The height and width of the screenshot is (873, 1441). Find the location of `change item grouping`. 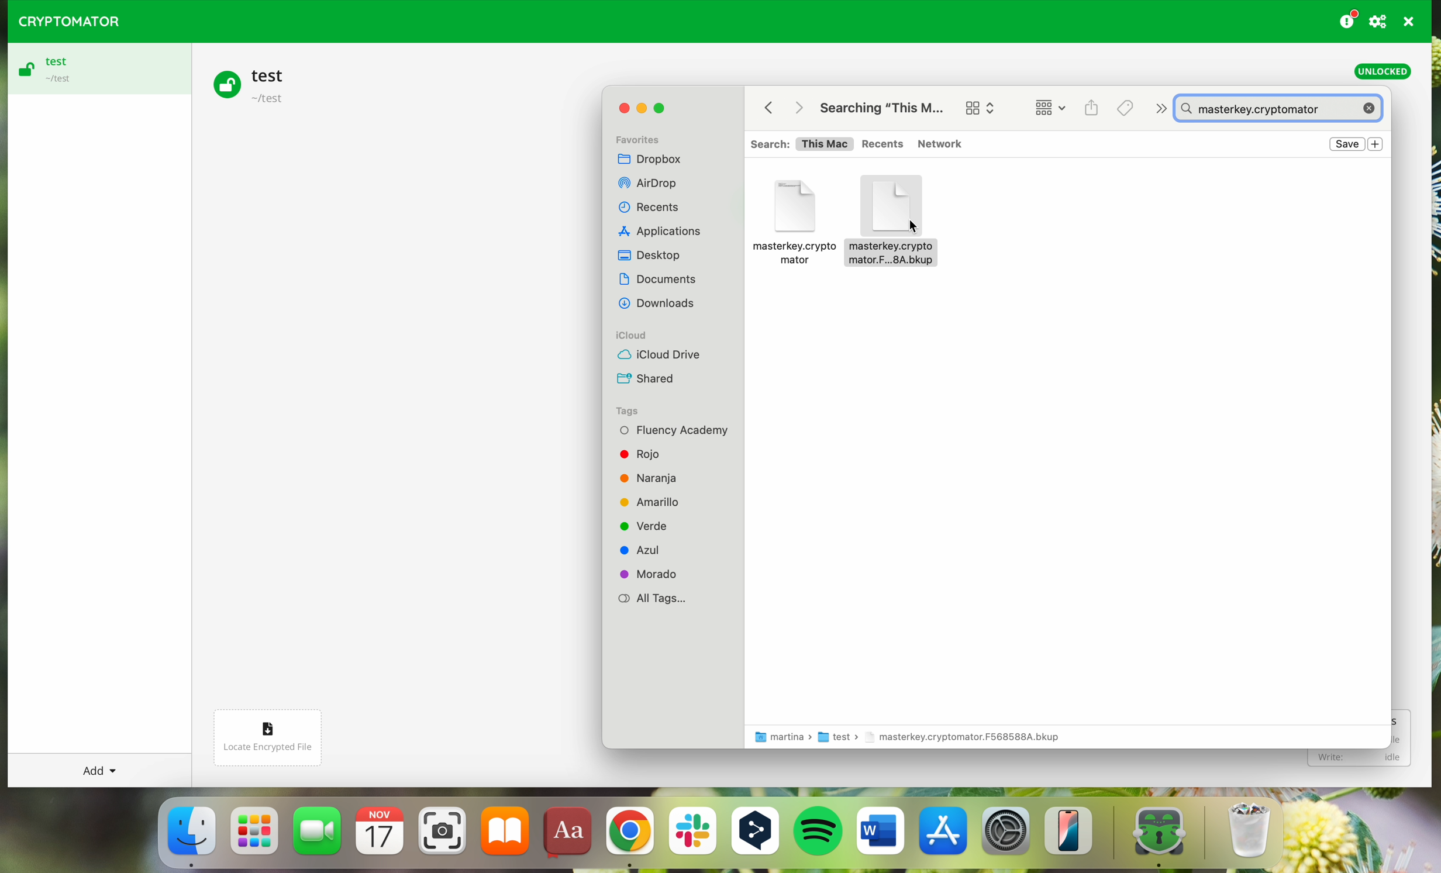

change item grouping is located at coordinates (979, 105).